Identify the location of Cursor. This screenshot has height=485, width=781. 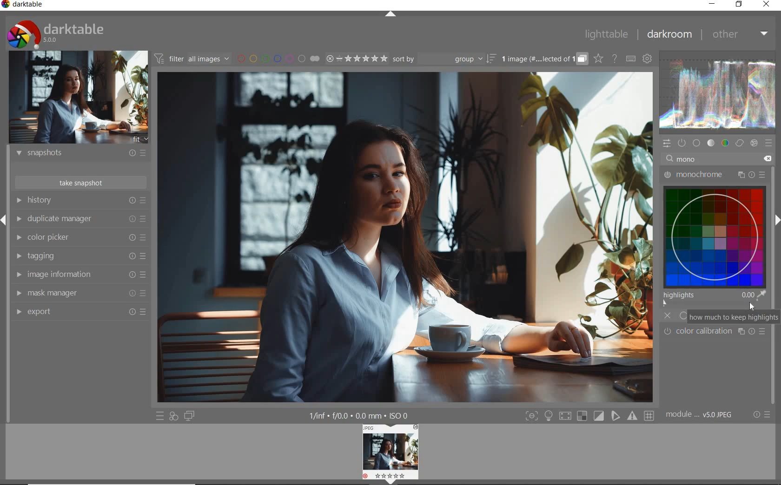
(753, 306).